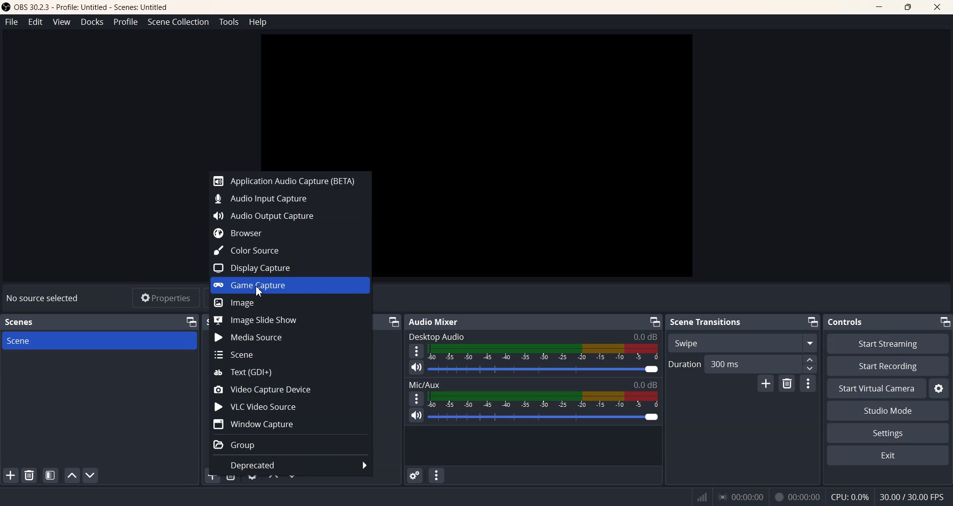  I want to click on Close, so click(937, 7).